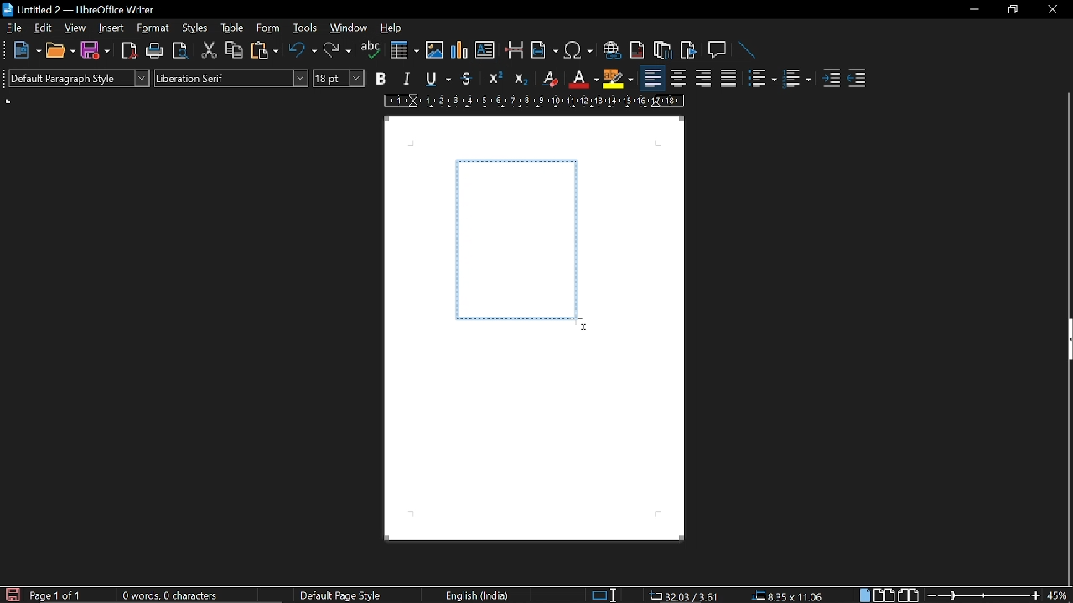 This screenshot has width=1073, height=603. I want to click on paste, so click(267, 53).